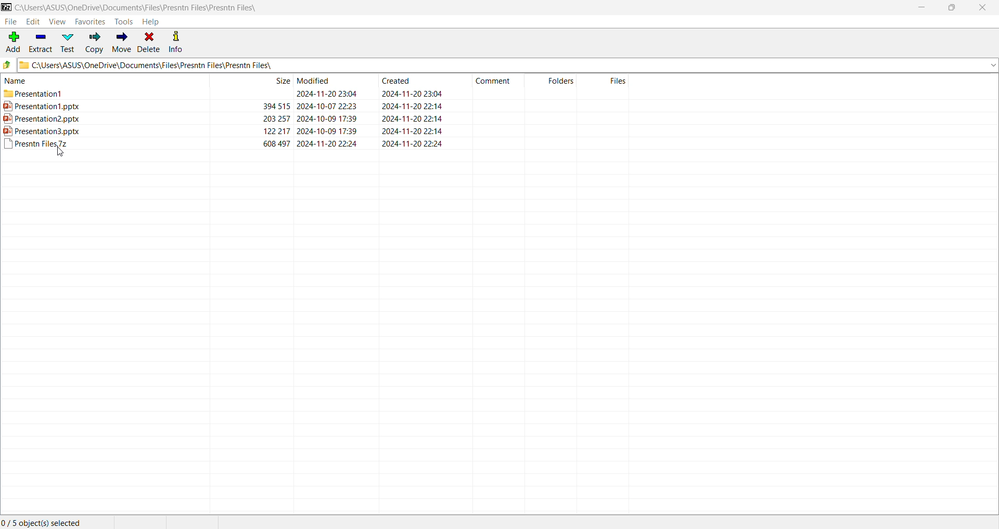 Image resolution: width=999 pixels, height=529 pixels. What do you see at coordinates (410, 106) in the screenshot?
I see `2024-11-20 22:14` at bounding box center [410, 106].